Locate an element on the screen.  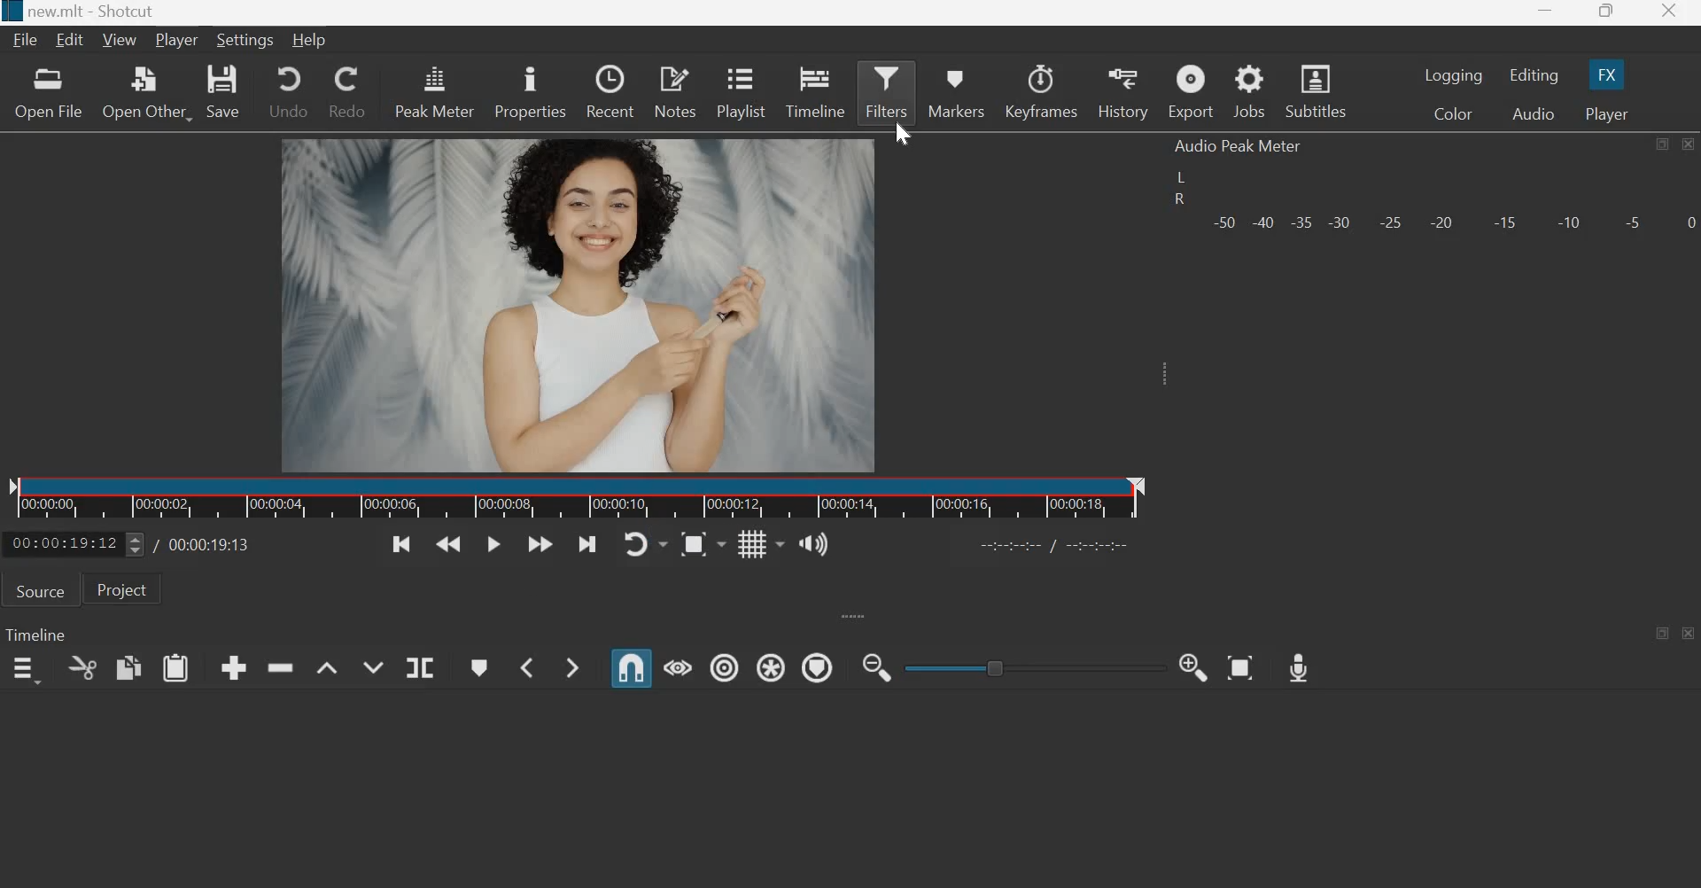
minimize is located at coordinates (1545, 14).